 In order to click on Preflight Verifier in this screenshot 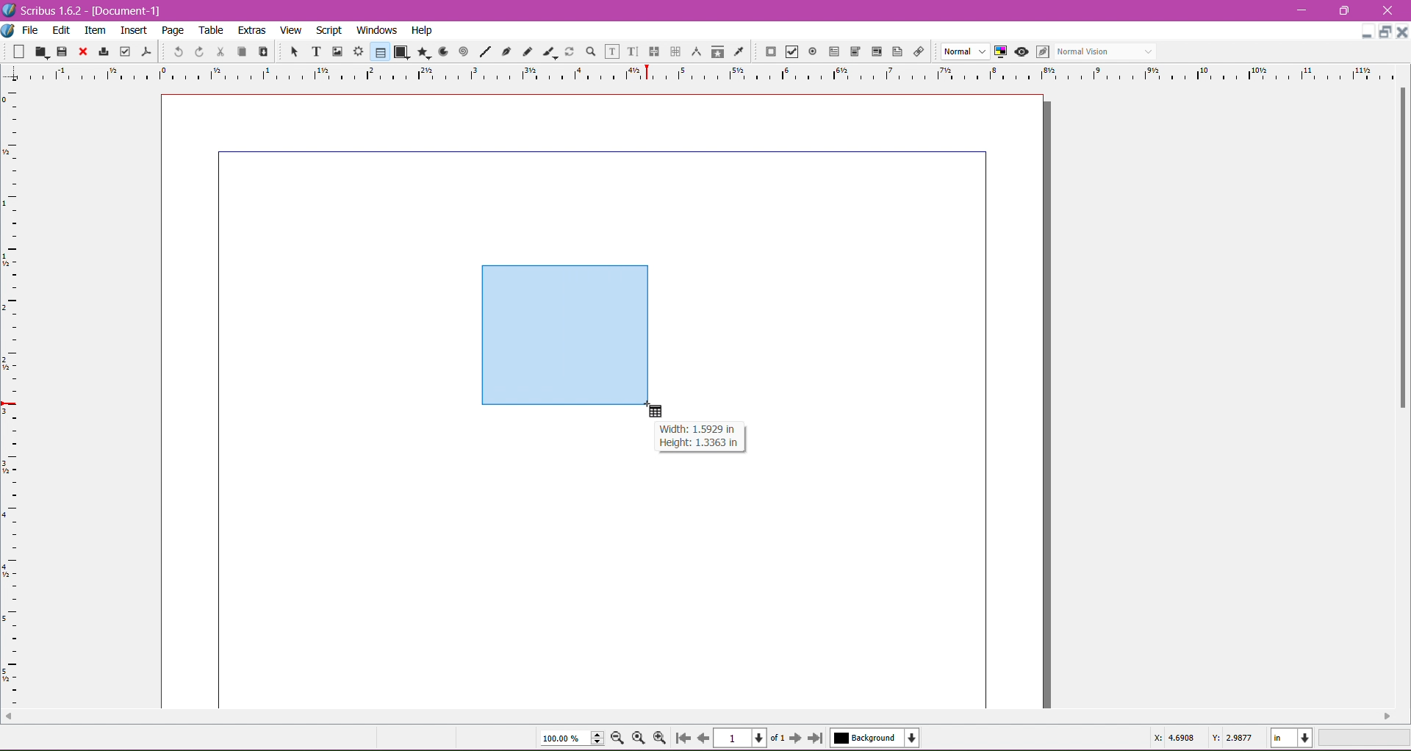, I will do `click(125, 48)`.